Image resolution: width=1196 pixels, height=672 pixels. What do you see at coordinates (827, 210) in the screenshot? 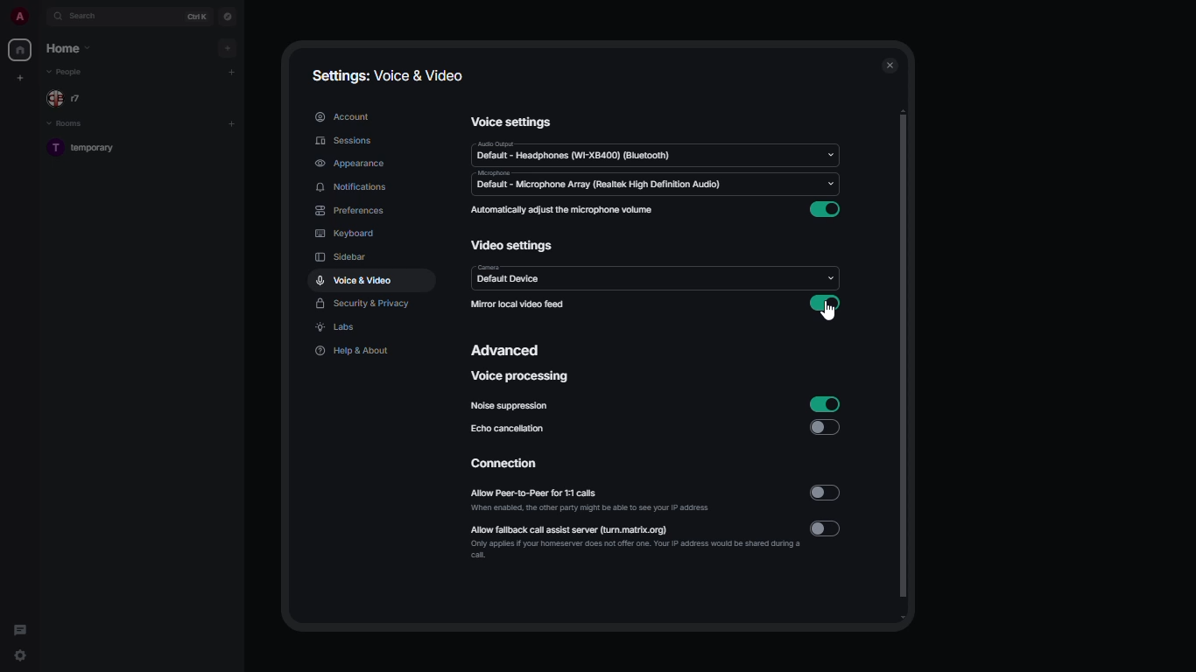
I see `enabled` at bounding box center [827, 210].